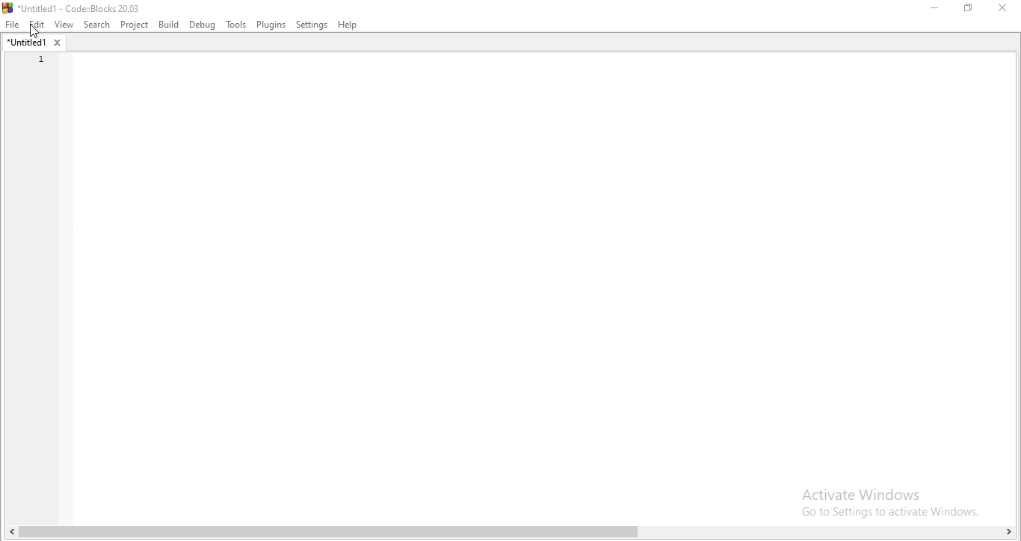  I want to click on View , so click(62, 25).